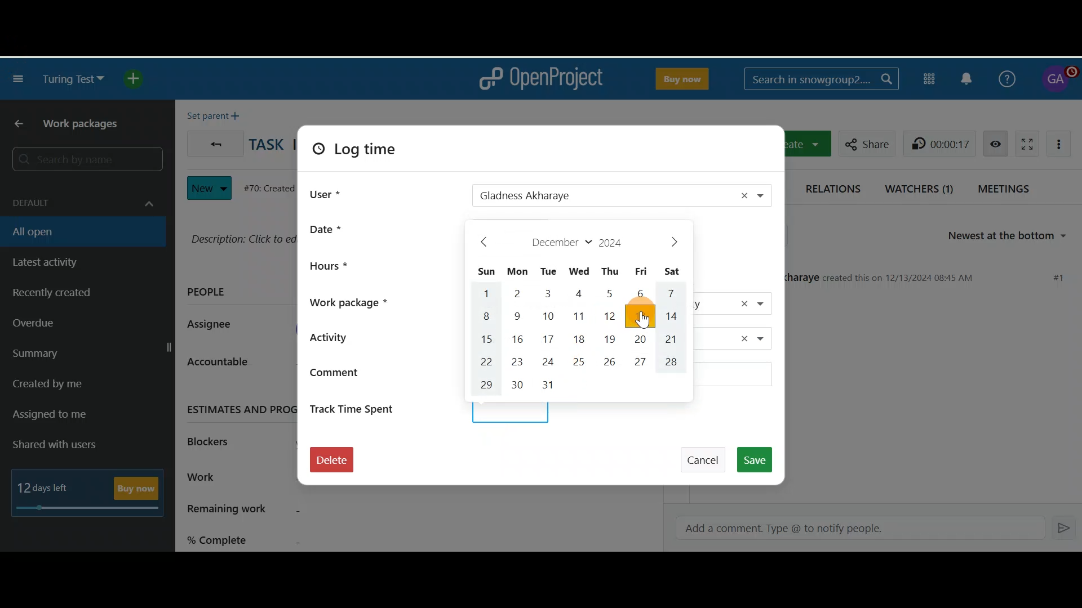  What do you see at coordinates (942, 143) in the screenshot?
I see `00:00:06` at bounding box center [942, 143].